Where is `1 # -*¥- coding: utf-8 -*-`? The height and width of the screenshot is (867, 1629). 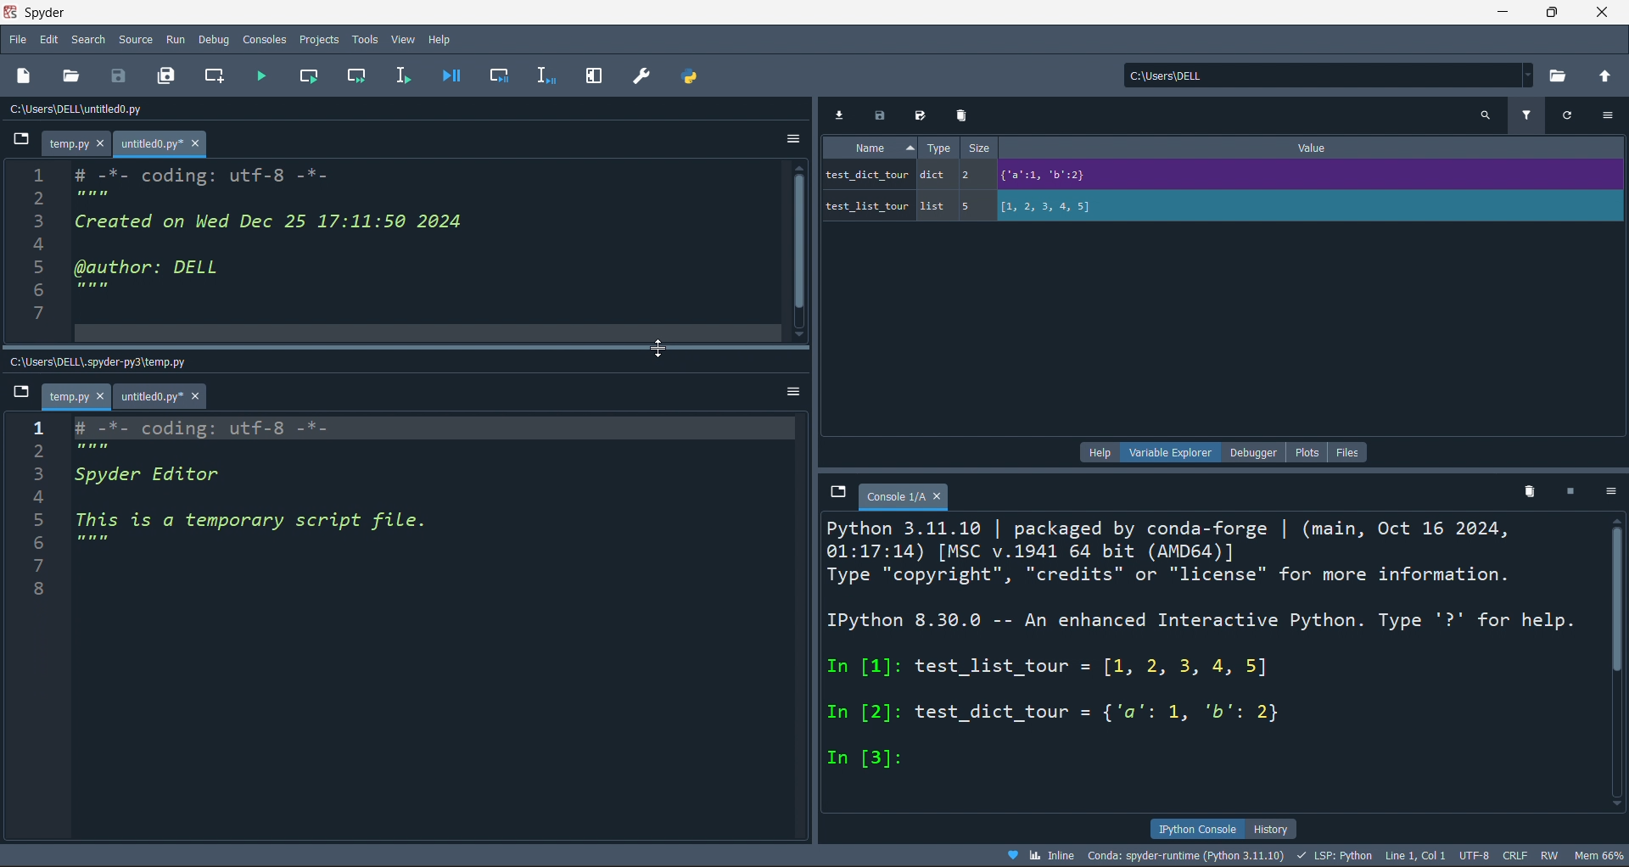
1 # -*¥- coding: utf-8 -*- is located at coordinates (221, 426).